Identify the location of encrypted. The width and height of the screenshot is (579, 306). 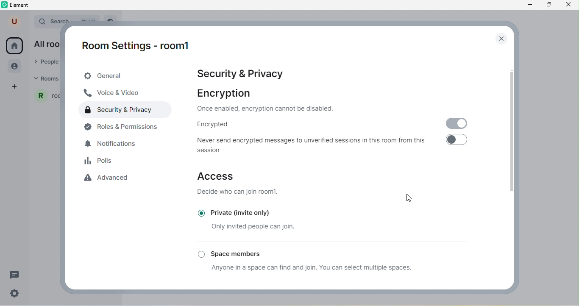
(217, 125).